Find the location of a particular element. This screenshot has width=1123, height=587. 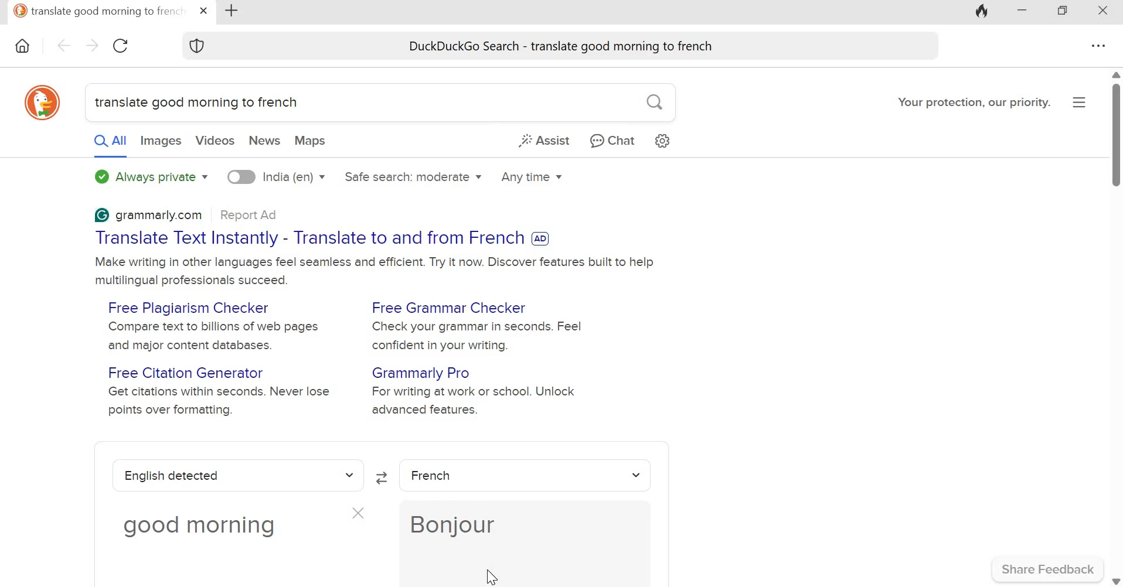

Overflow menu is located at coordinates (1079, 102).